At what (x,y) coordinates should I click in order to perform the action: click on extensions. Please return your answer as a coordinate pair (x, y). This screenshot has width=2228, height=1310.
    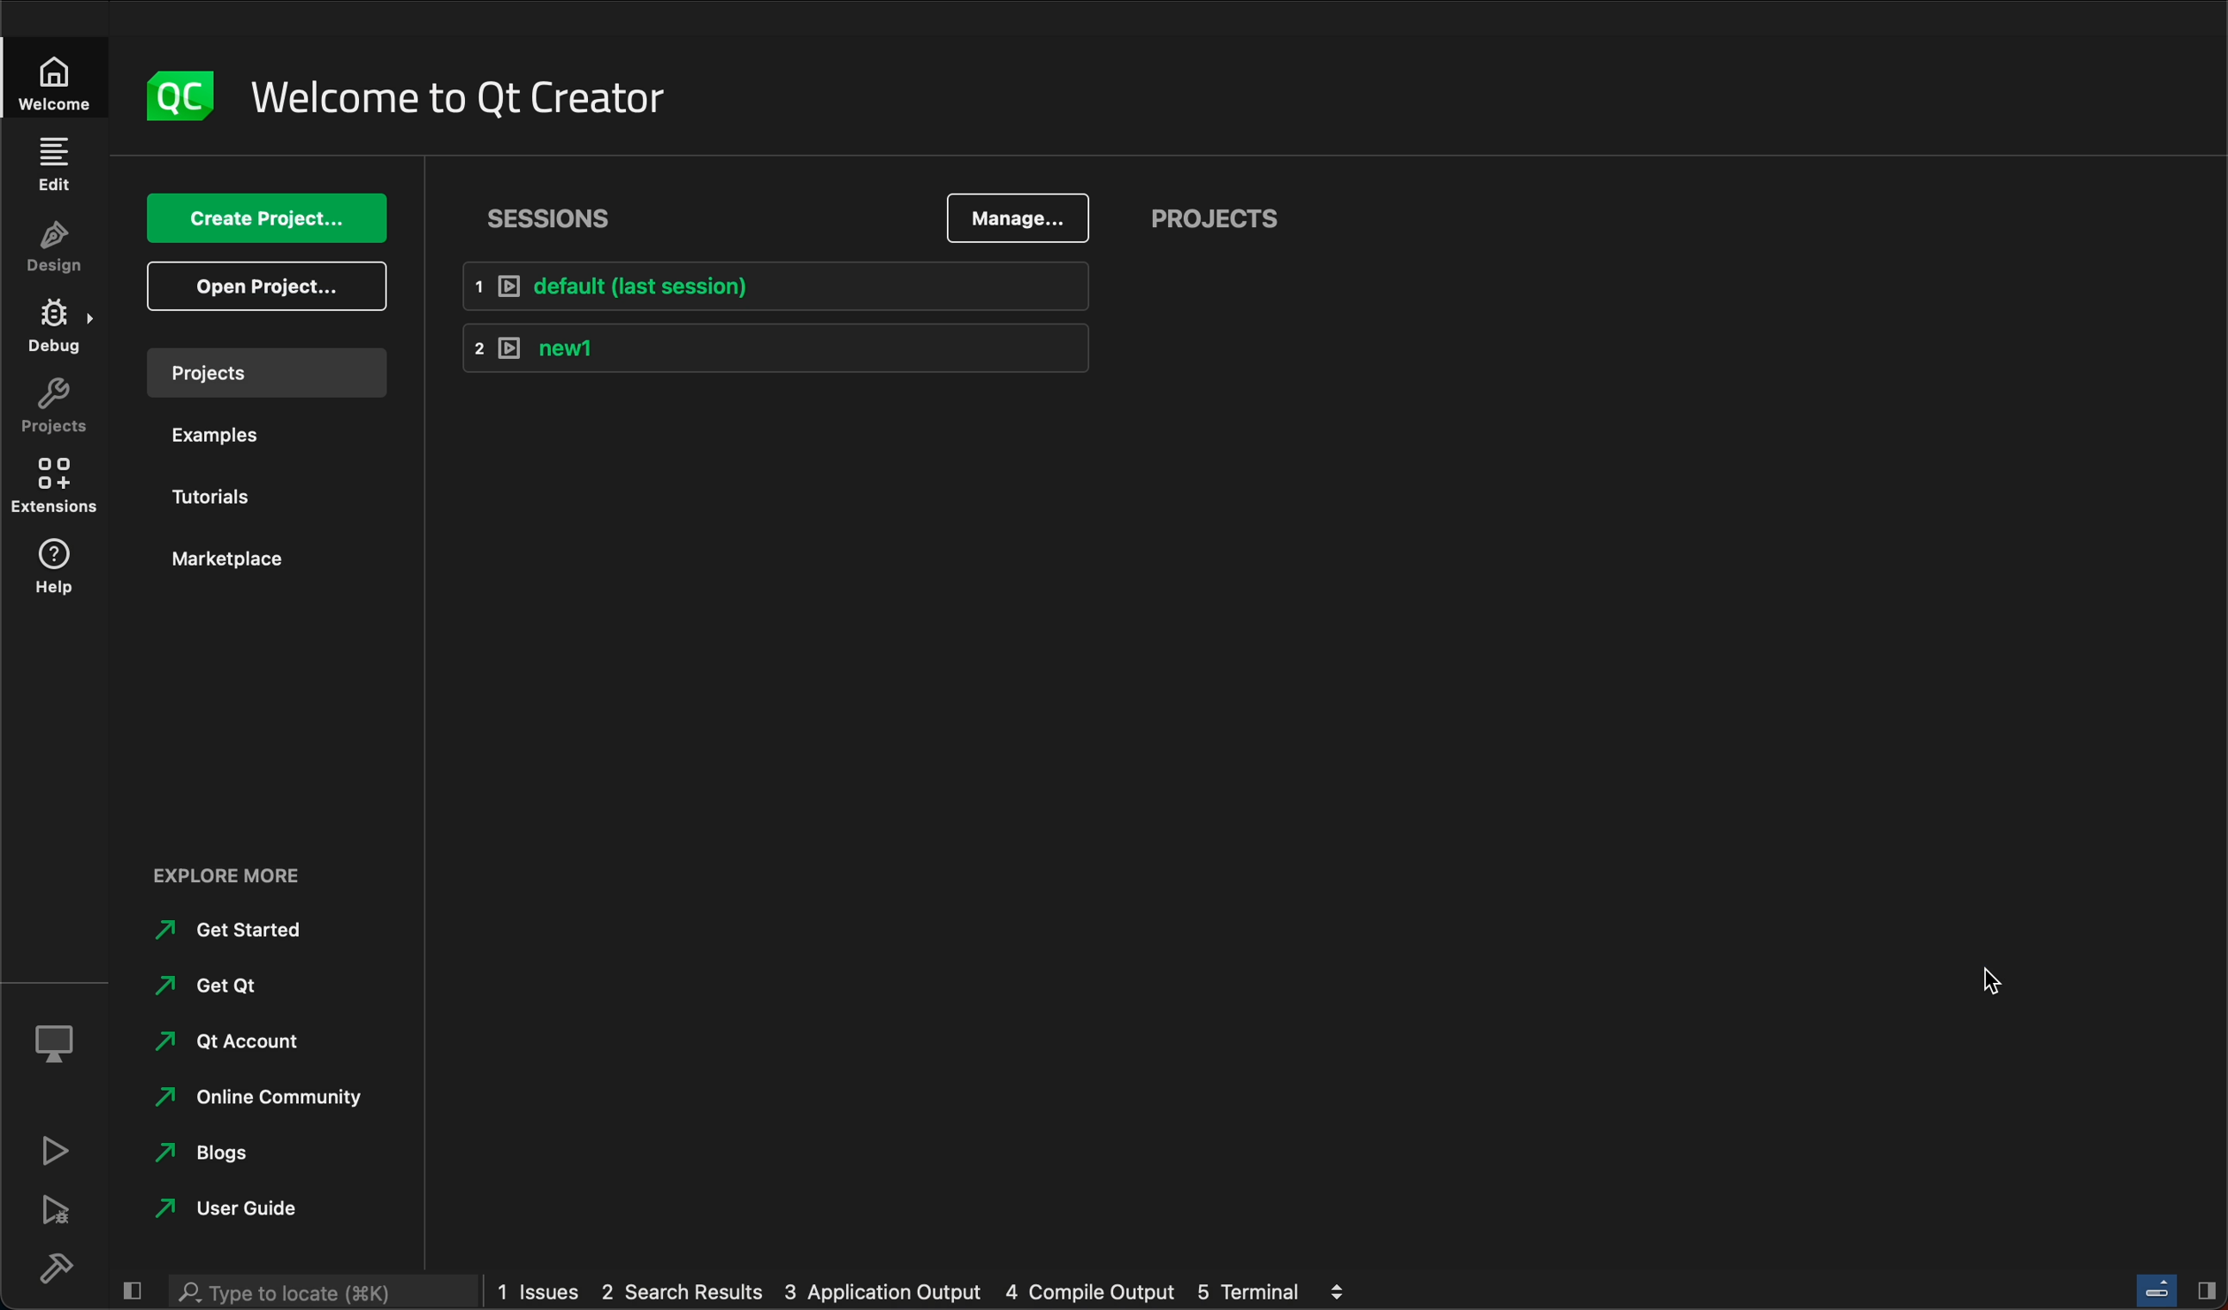
    Looking at the image, I should click on (57, 488).